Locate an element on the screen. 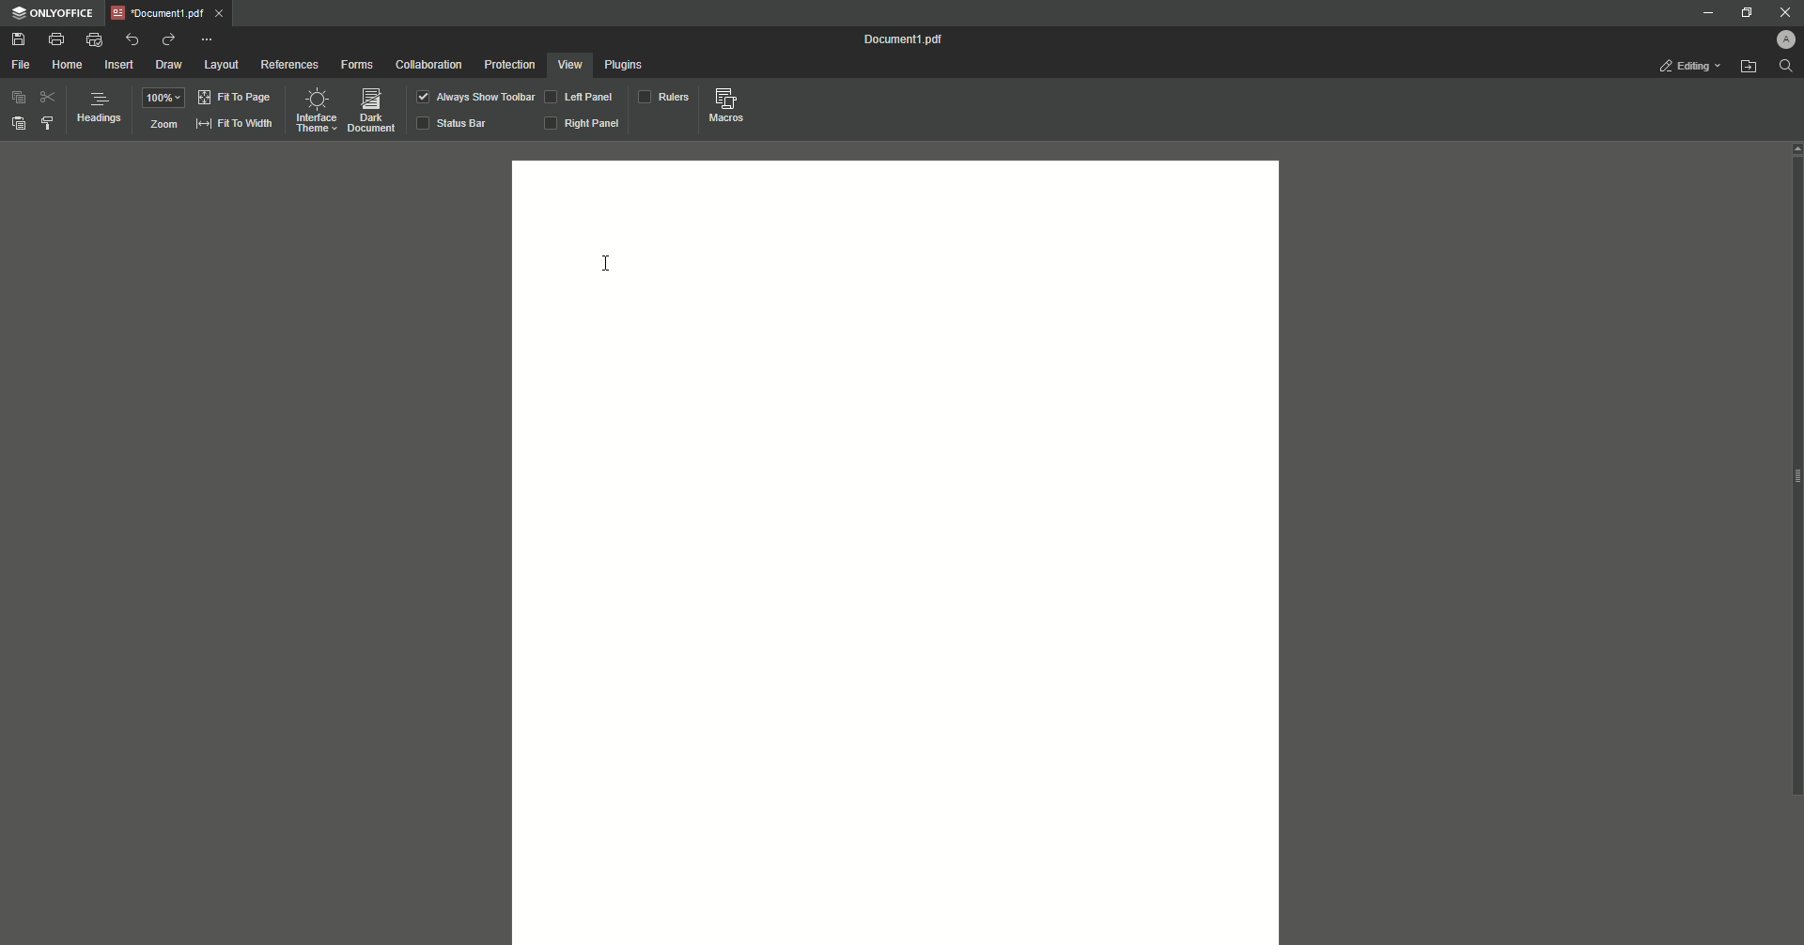 This screenshot has width=1804, height=945. Editing is located at coordinates (1680, 64).